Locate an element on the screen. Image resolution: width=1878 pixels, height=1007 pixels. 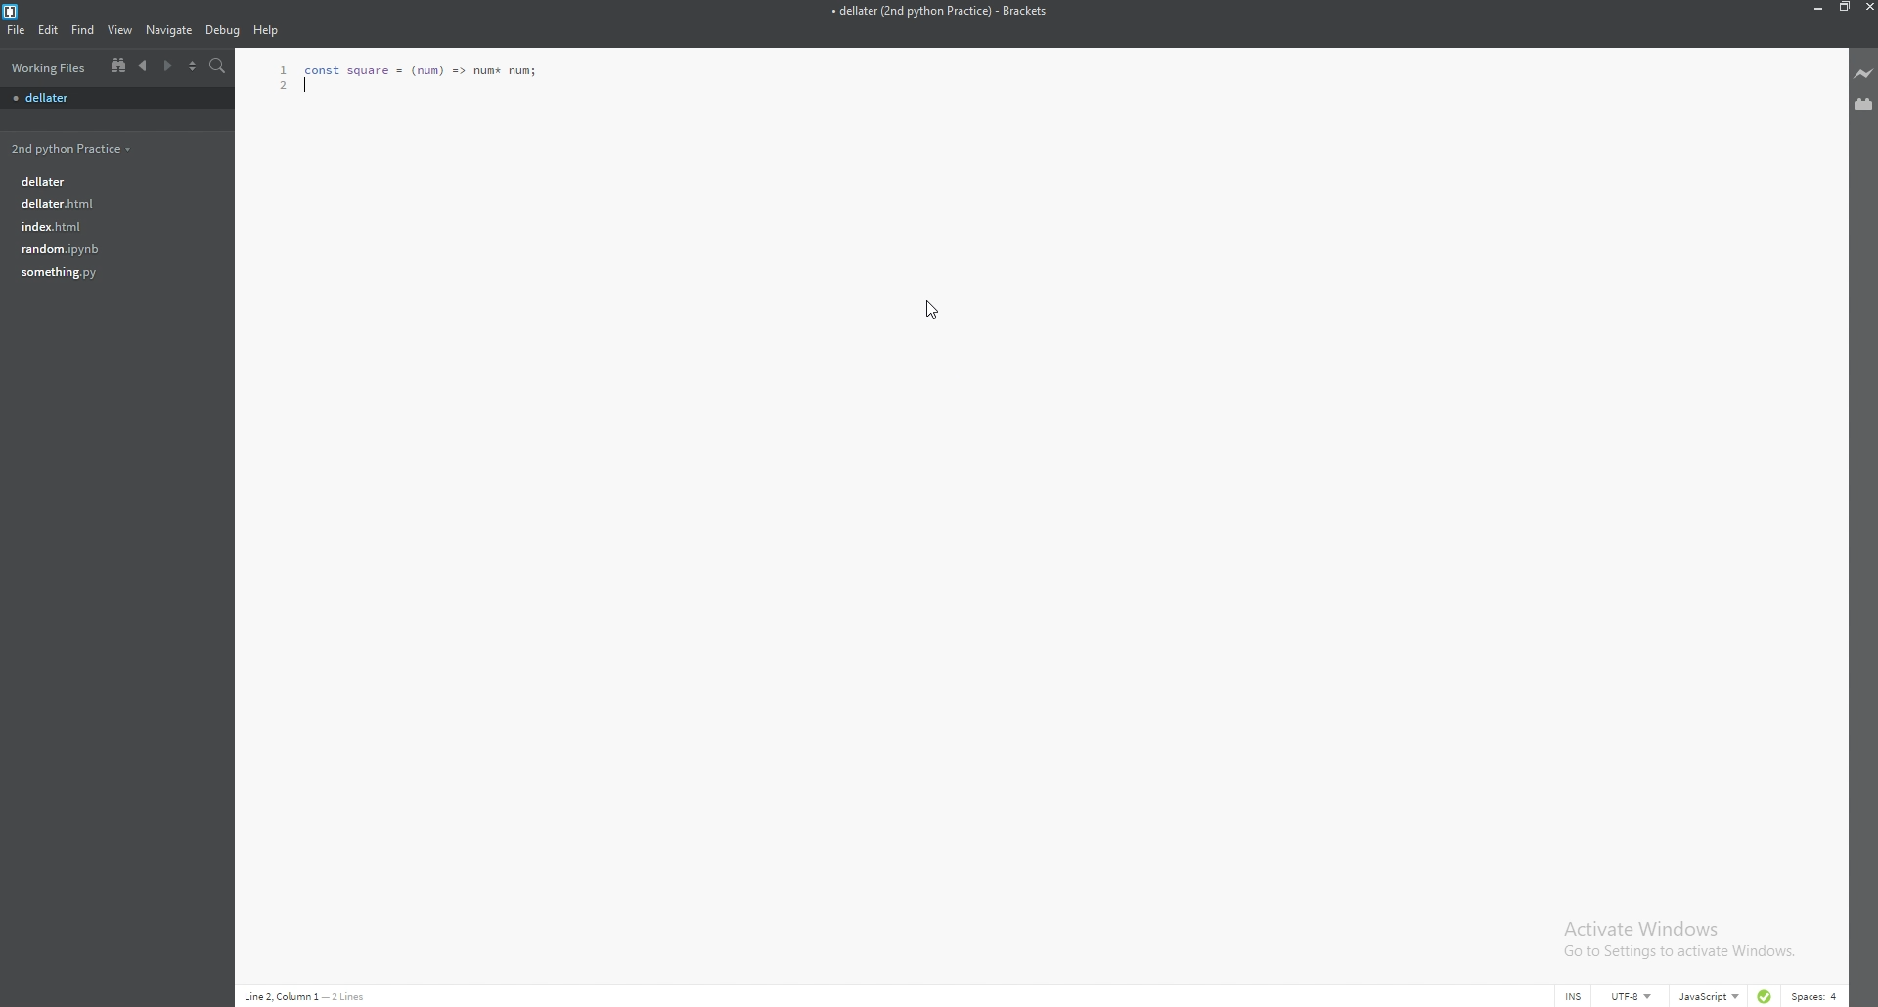
view is located at coordinates (120, 30).